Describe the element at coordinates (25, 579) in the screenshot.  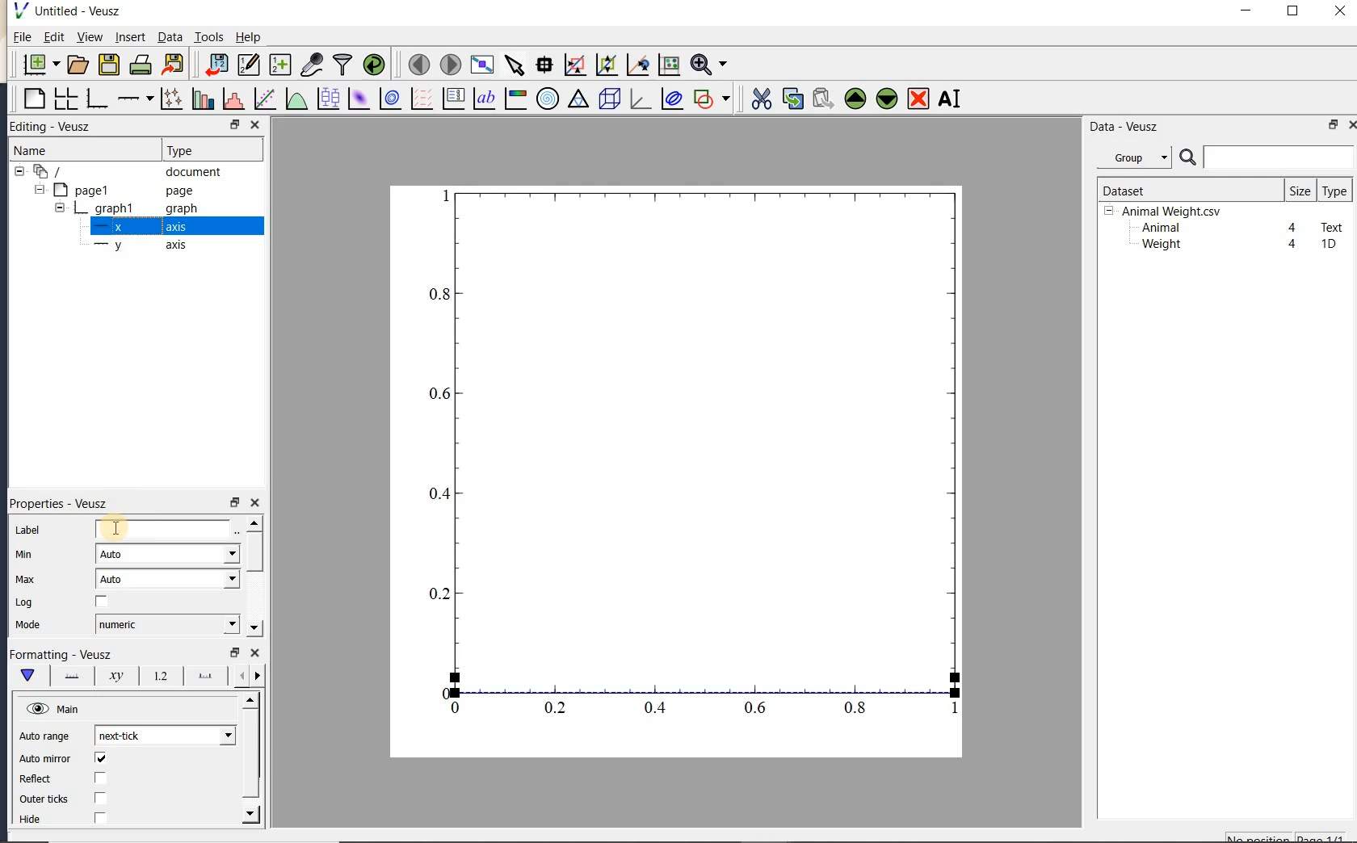
I see `Max` at that location.